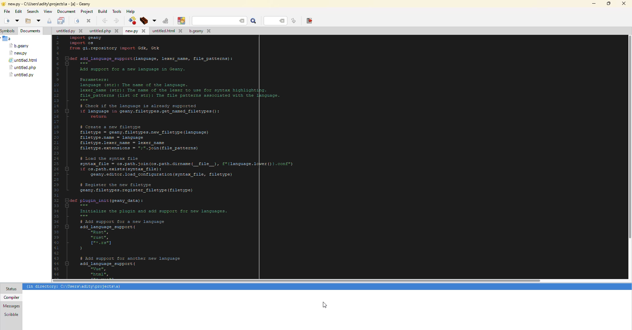 This screenshot has width=632, height=330. Describe the element at coordinates (117, 21) in the screenshot. I see `forward` at that location.